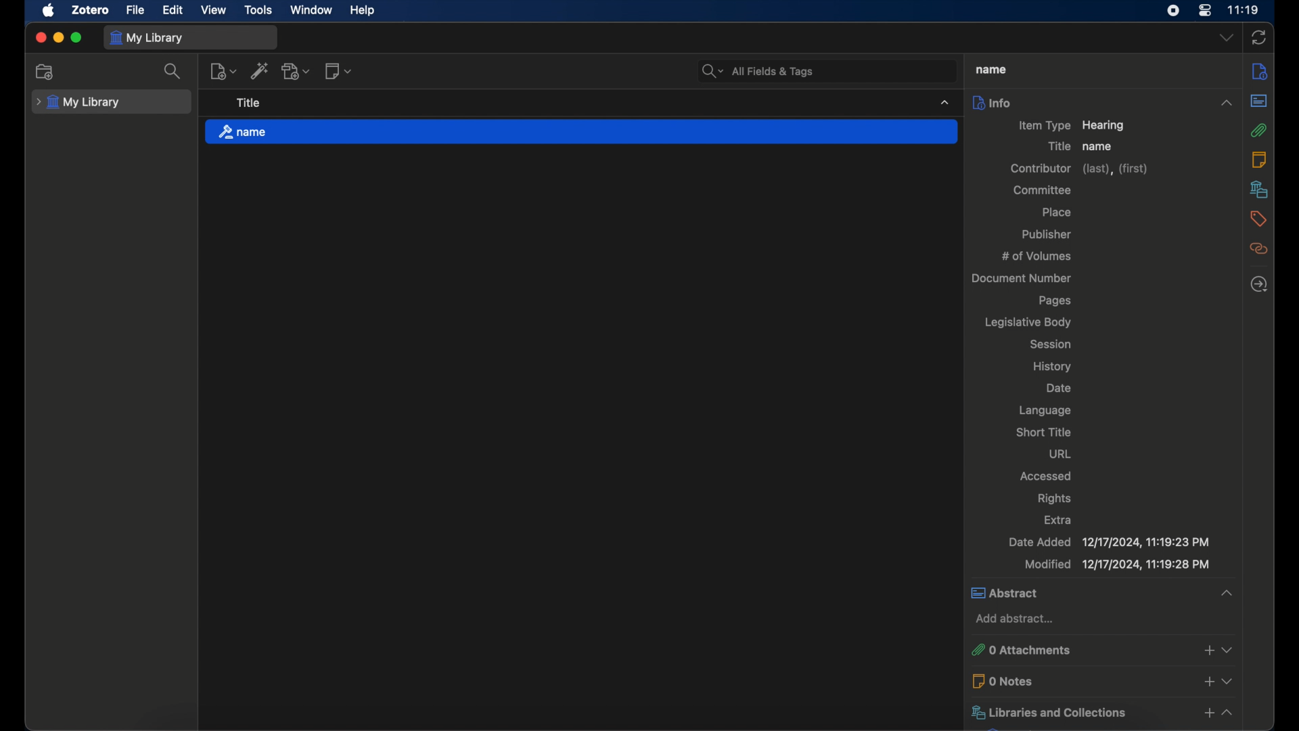 The width and height of the screenshot is (1299, 731). Describe the element at coordinates (1259, 189) in the screenshot. I see `libraries` at that location.